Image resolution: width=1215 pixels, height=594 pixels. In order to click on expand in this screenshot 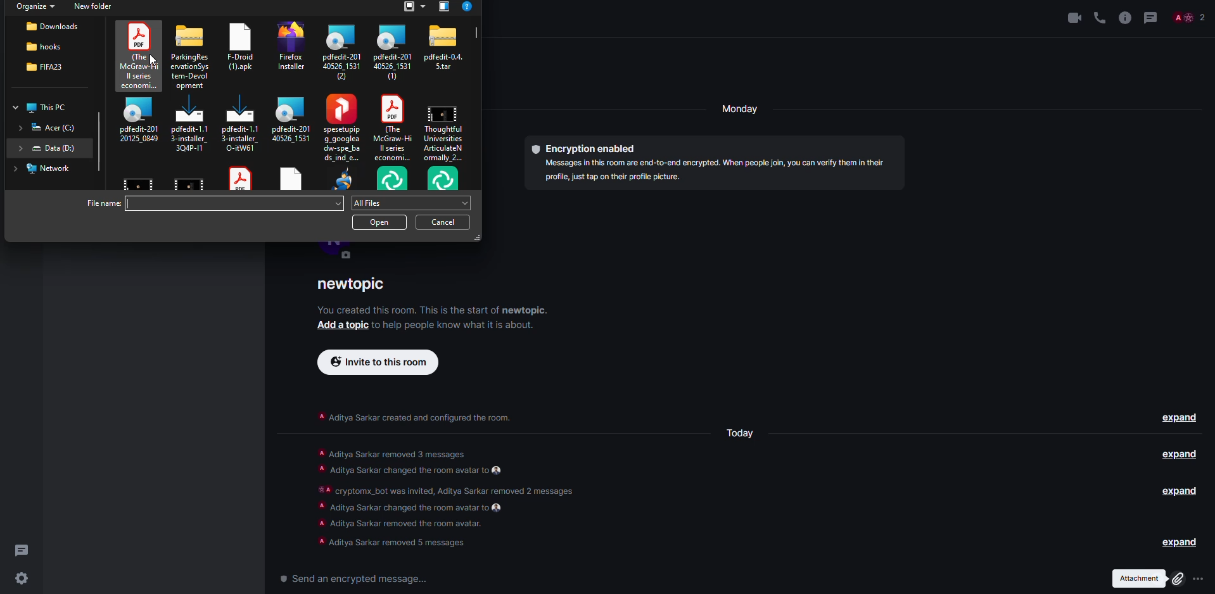, I will do `click(1177, 417)`.